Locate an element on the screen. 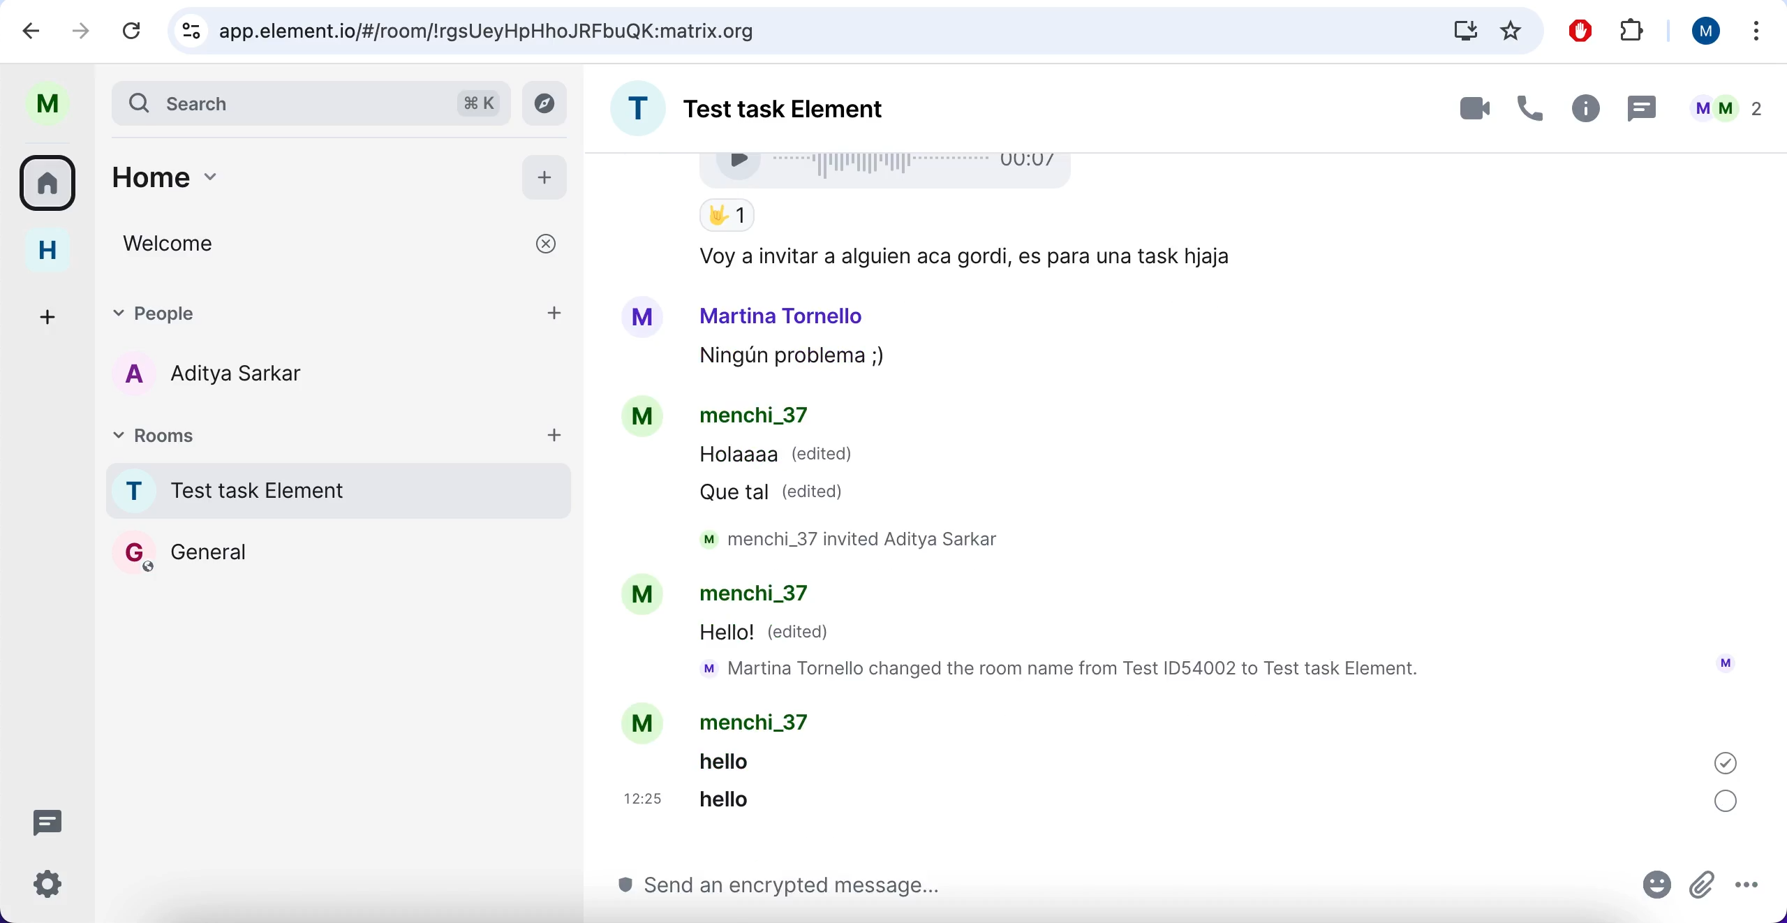 The image size is (1787, 923). room name is located at coordinates (334, 490).